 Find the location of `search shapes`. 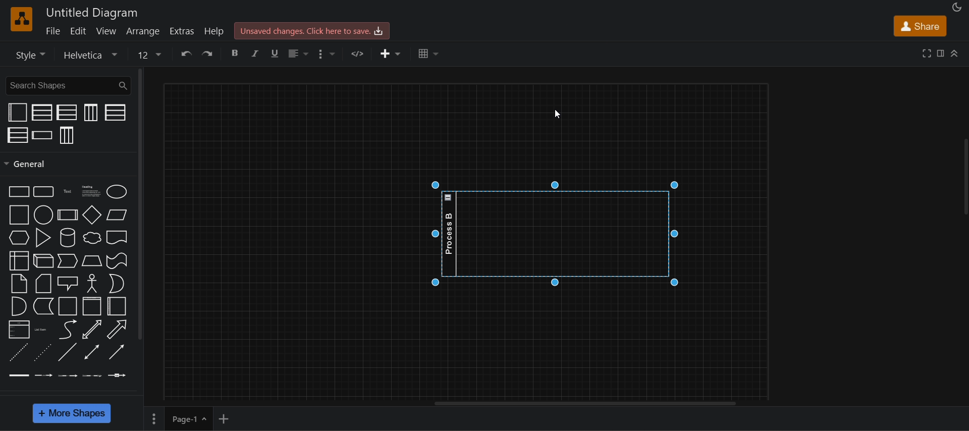

search shapes is located at coordinates (68, 85).